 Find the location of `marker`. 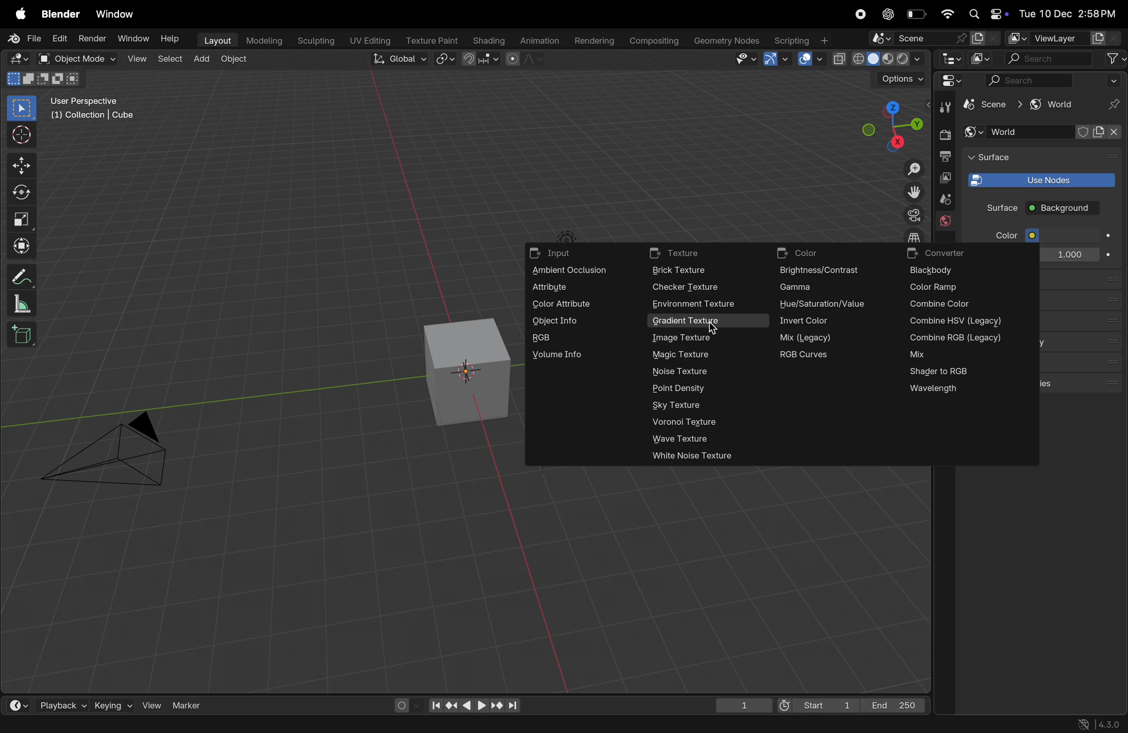

marker is located at coordinates (188, 704).